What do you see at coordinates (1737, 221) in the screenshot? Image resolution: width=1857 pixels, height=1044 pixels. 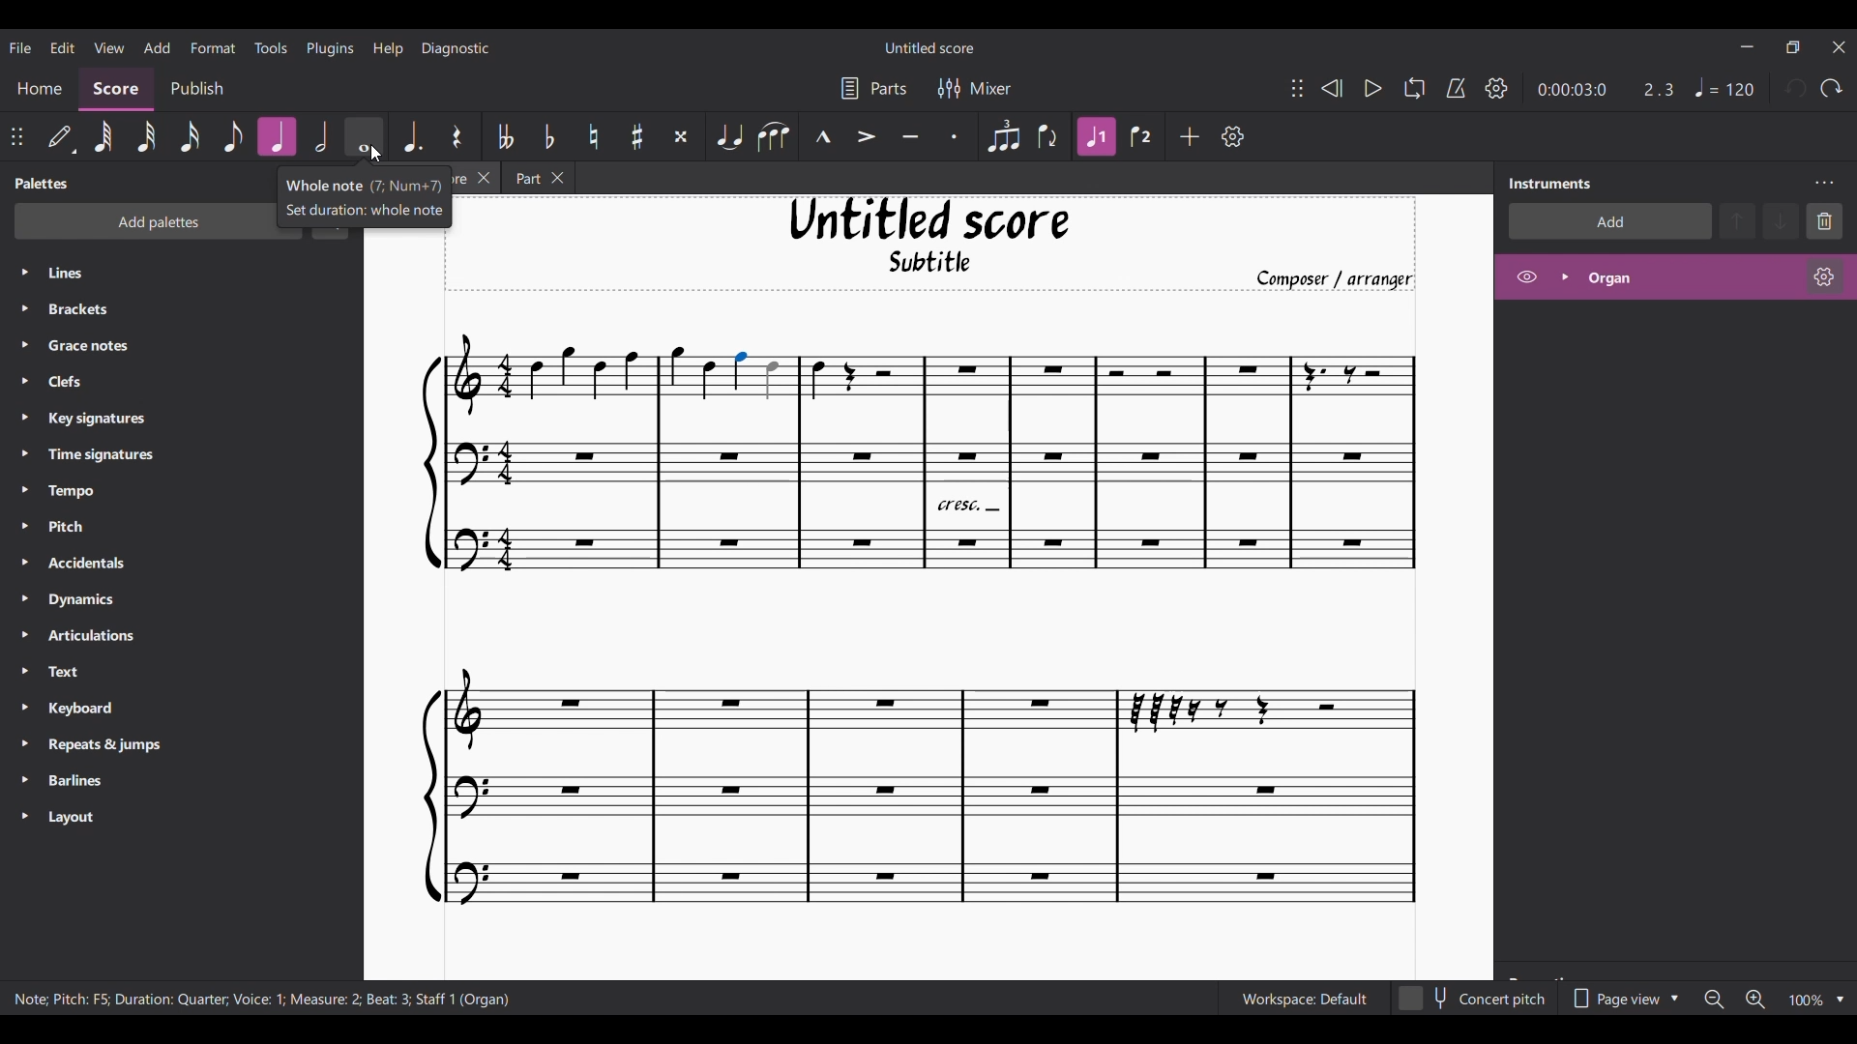 I see `Move selection up` at bounding box center [1737, 221].